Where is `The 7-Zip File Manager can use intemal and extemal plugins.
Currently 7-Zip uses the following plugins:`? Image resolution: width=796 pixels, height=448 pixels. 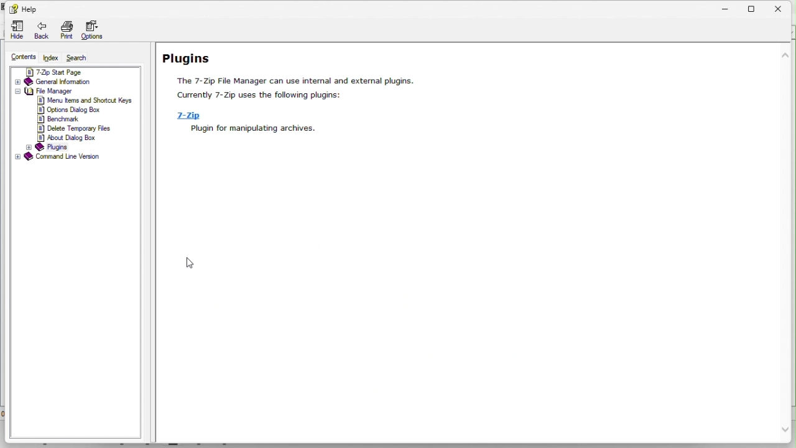 The 7-Zip File Manager can use intemal and extemal plugins.
Currently 7-Zip uses the following plugins: is located at coordinates (296, 88).